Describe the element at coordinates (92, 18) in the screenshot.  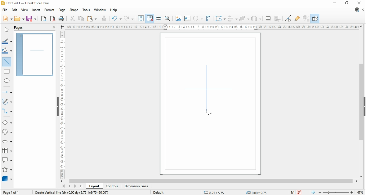
I see `paste` at that location.